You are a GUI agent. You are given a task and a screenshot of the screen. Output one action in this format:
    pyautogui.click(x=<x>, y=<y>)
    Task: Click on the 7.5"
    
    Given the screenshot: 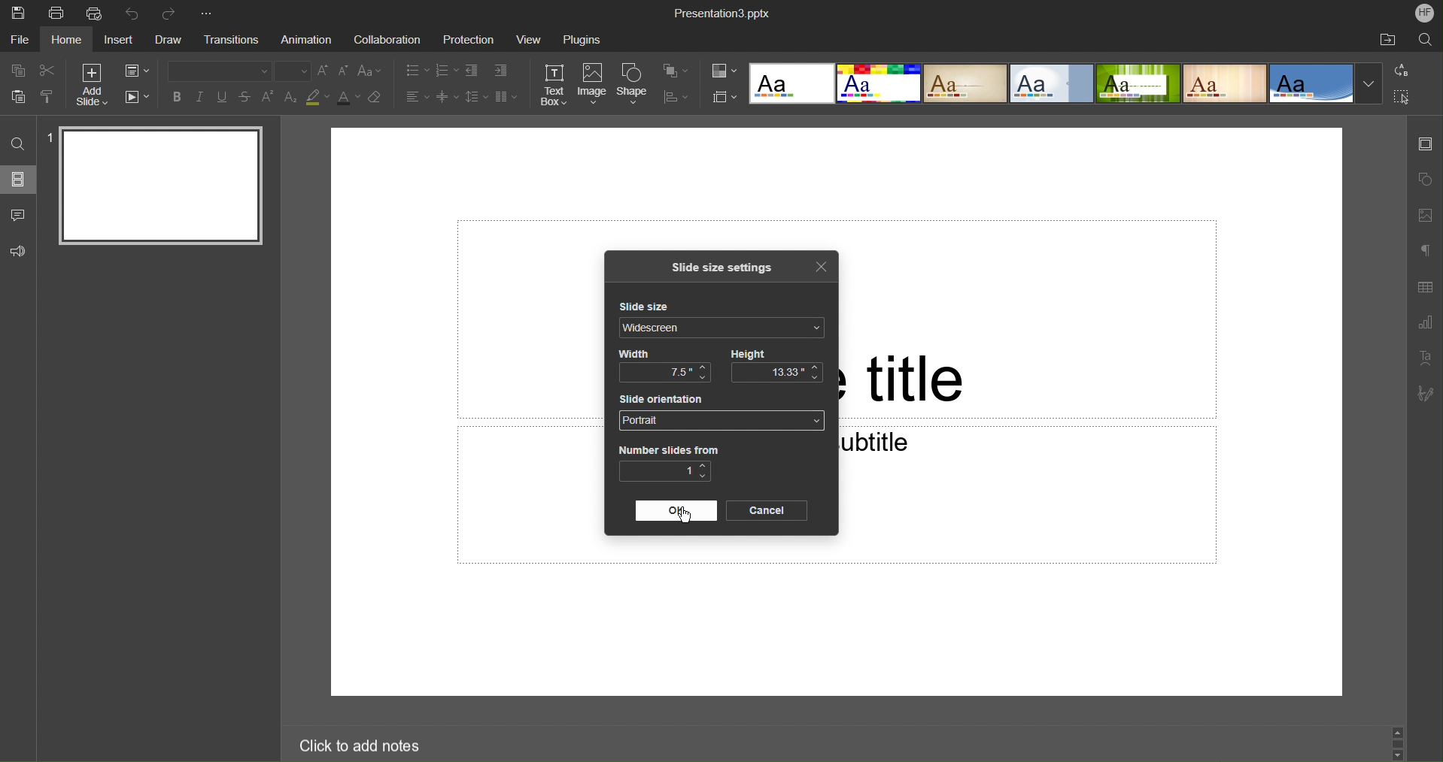 What is the action you would take?
    pyautogui.click(x=665, y=374)
    